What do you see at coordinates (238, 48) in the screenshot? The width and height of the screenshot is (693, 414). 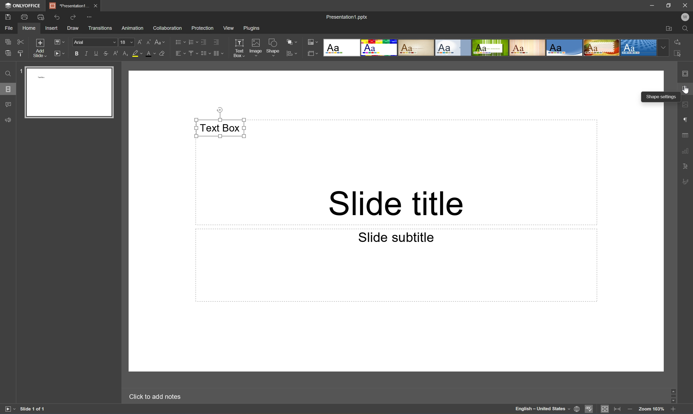 I see `Text Box` at bounding box center [238, 48].